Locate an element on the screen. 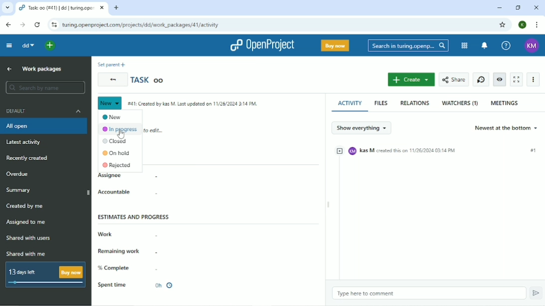  To notification center is located at coordinates (484, 45).